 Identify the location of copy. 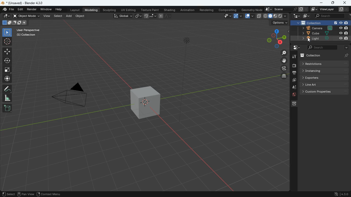
(259, 16).